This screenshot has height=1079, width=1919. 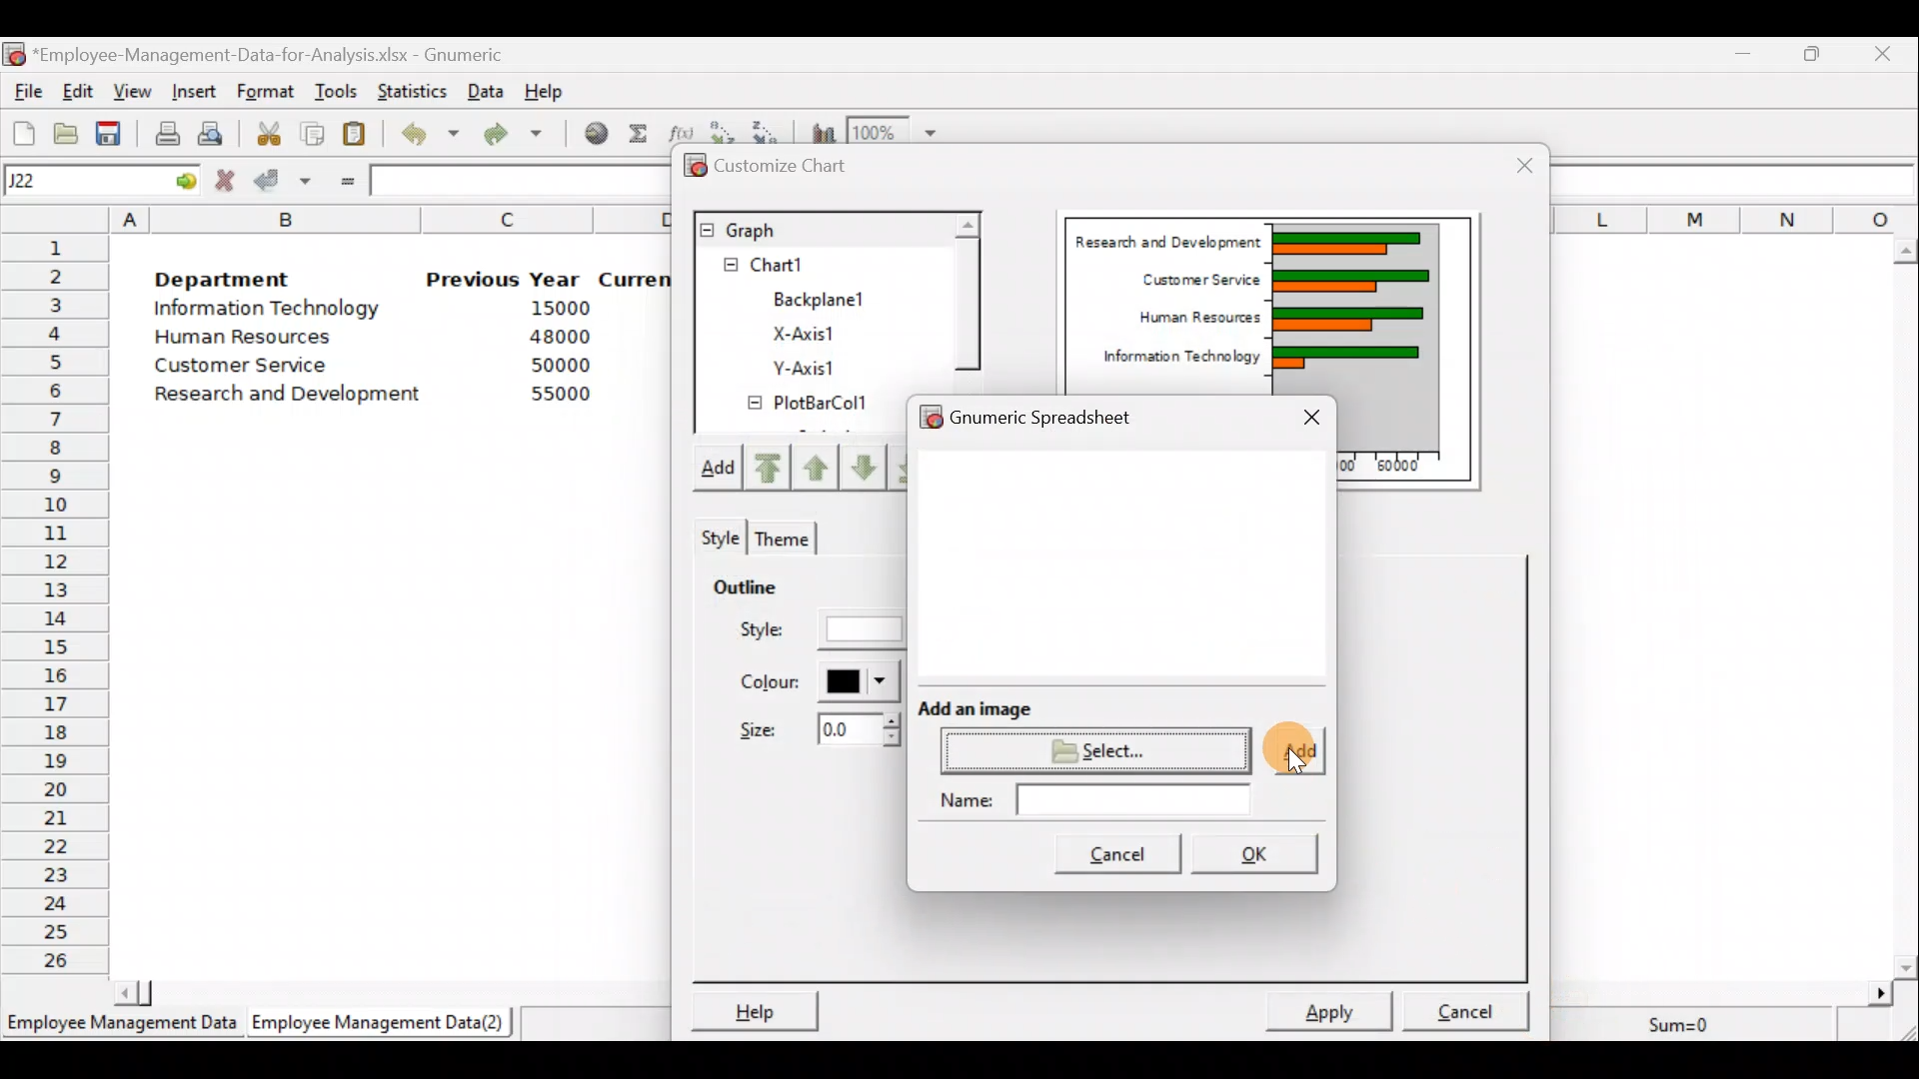 What do you see at coordinates (232, 366) in the screenshot?
I see `Customer Service` at bounding box center [232, 366].